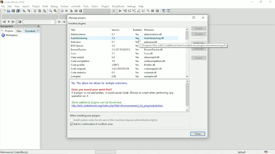 The image size is (275, 154). What do you see at coordinates (153, 11) in the screenshot?
I see `Break debugger` at bounding box center [153, 11].